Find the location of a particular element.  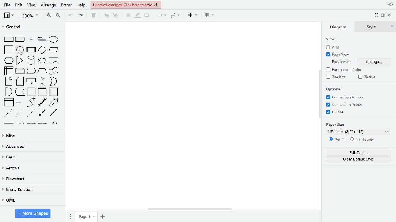

connector is located at coordinates (161, 15).